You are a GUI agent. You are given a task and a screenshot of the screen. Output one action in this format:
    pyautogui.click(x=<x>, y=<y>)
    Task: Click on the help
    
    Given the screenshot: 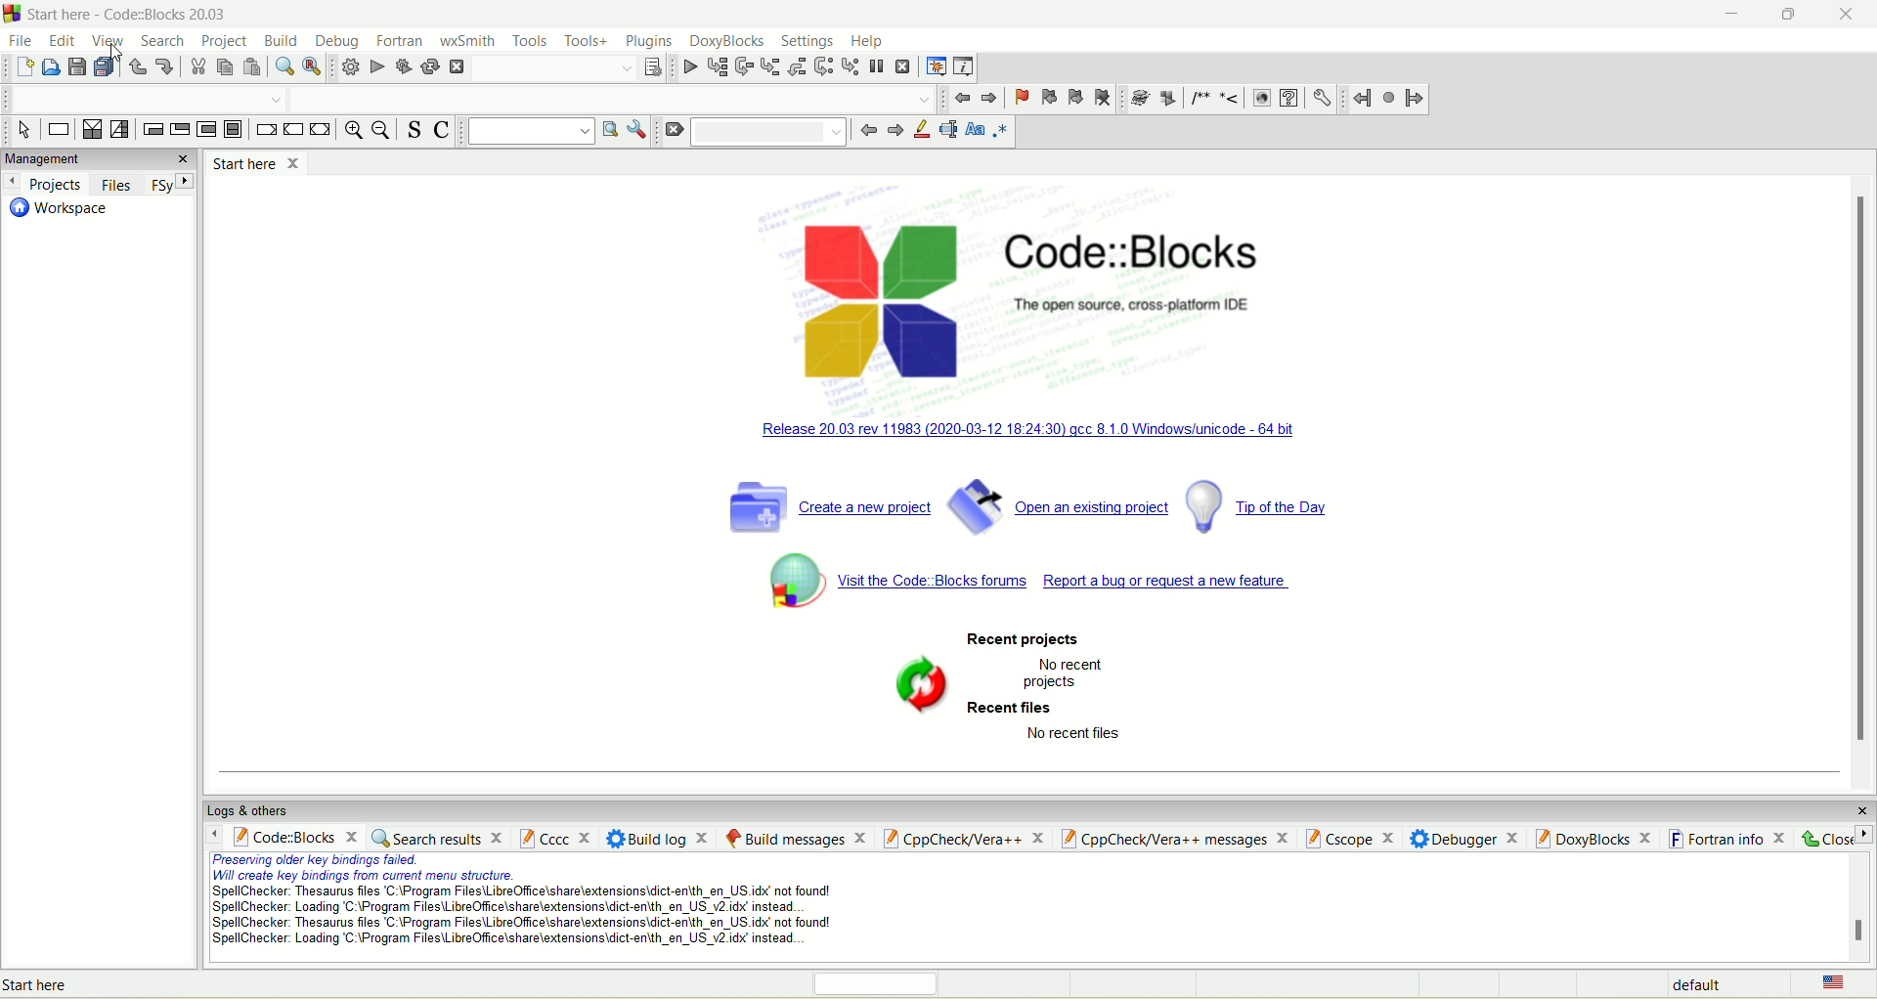 What is the action you would take?
    pyautogui.click(x=866, y=42)
    